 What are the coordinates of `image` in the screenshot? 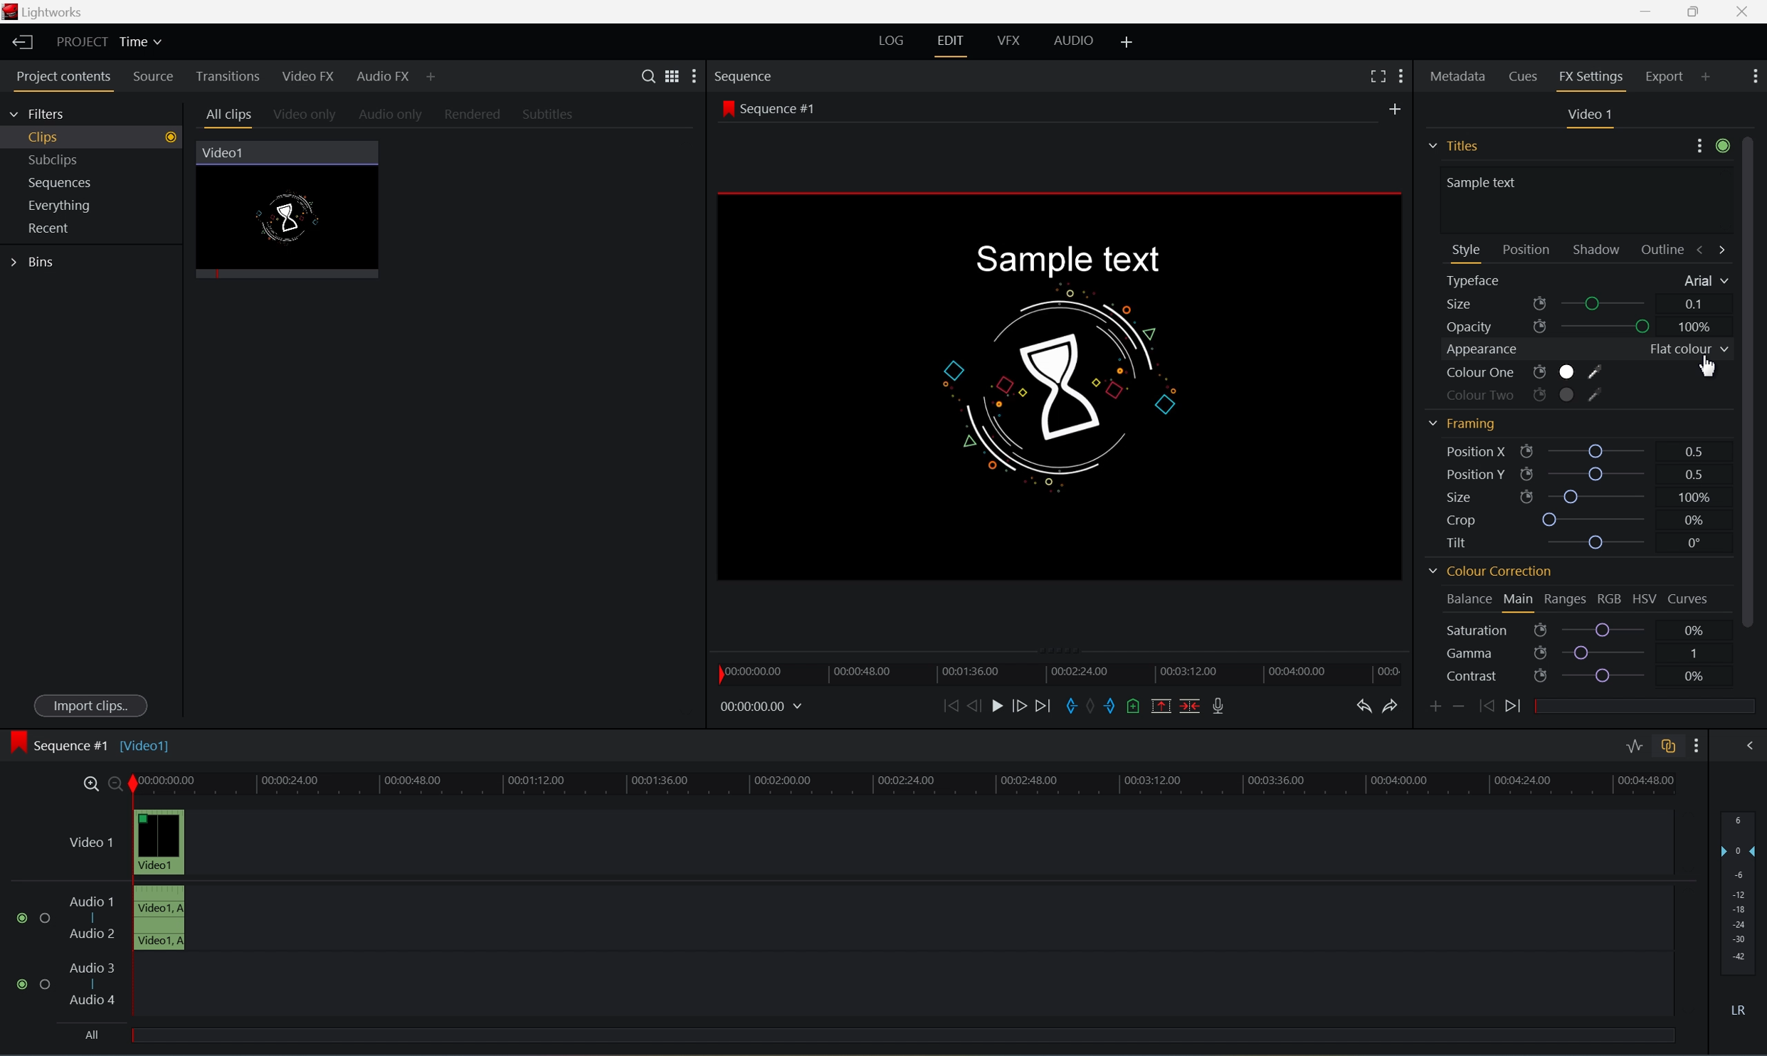 It's located at (1065, 386).